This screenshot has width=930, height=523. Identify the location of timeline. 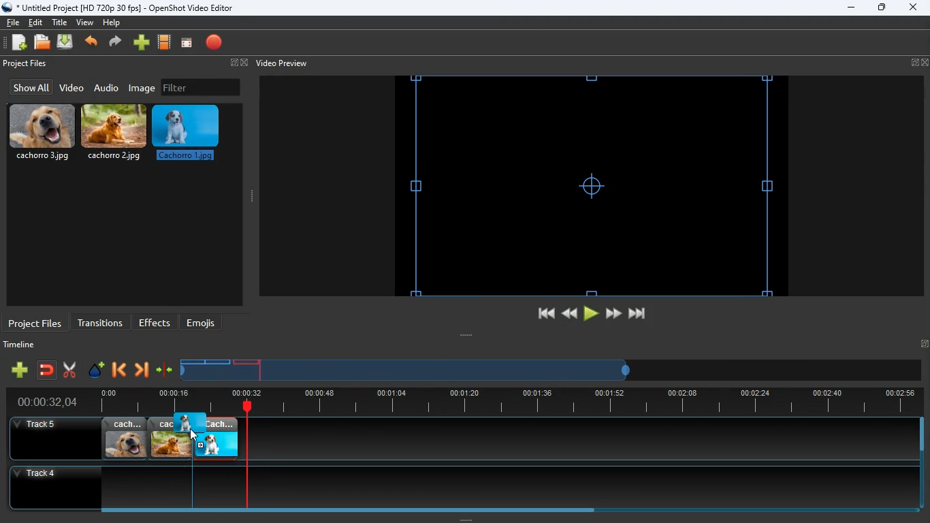
(504, 402).